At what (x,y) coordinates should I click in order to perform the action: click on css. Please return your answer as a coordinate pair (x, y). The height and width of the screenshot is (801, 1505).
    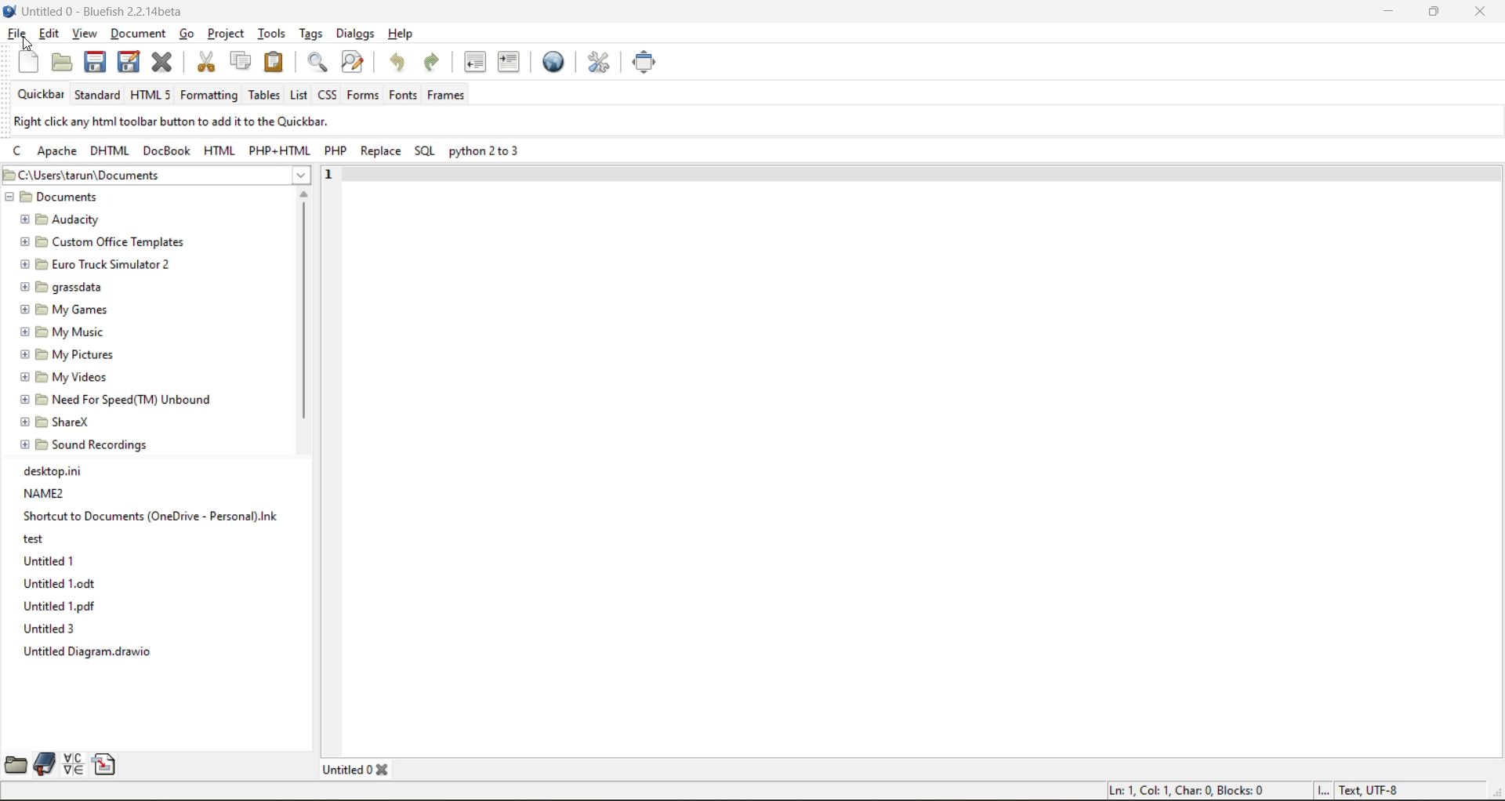
    Looking at the image, I should click on (328, 95).